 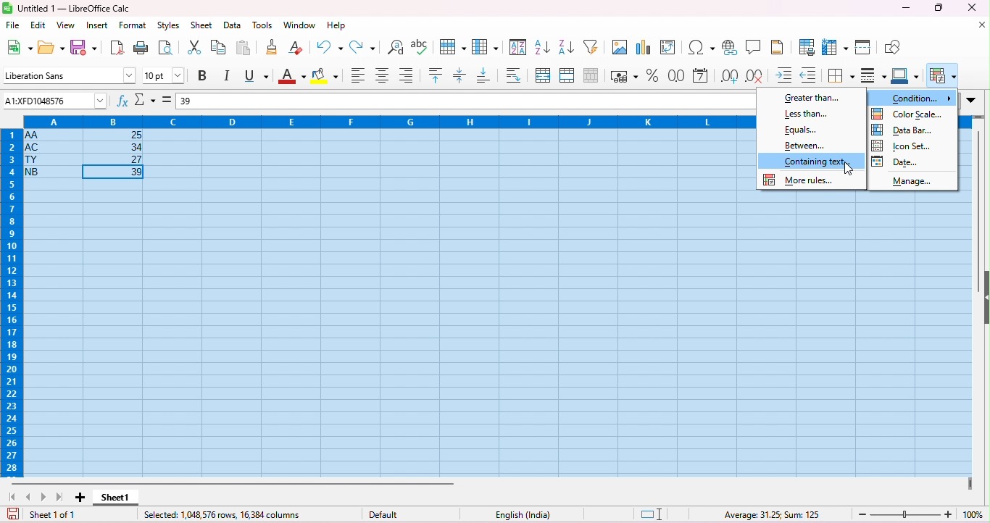 What do you see at coordinates (133, 26) in the screenshot?
I see `format` at bounding box center [133, 26].